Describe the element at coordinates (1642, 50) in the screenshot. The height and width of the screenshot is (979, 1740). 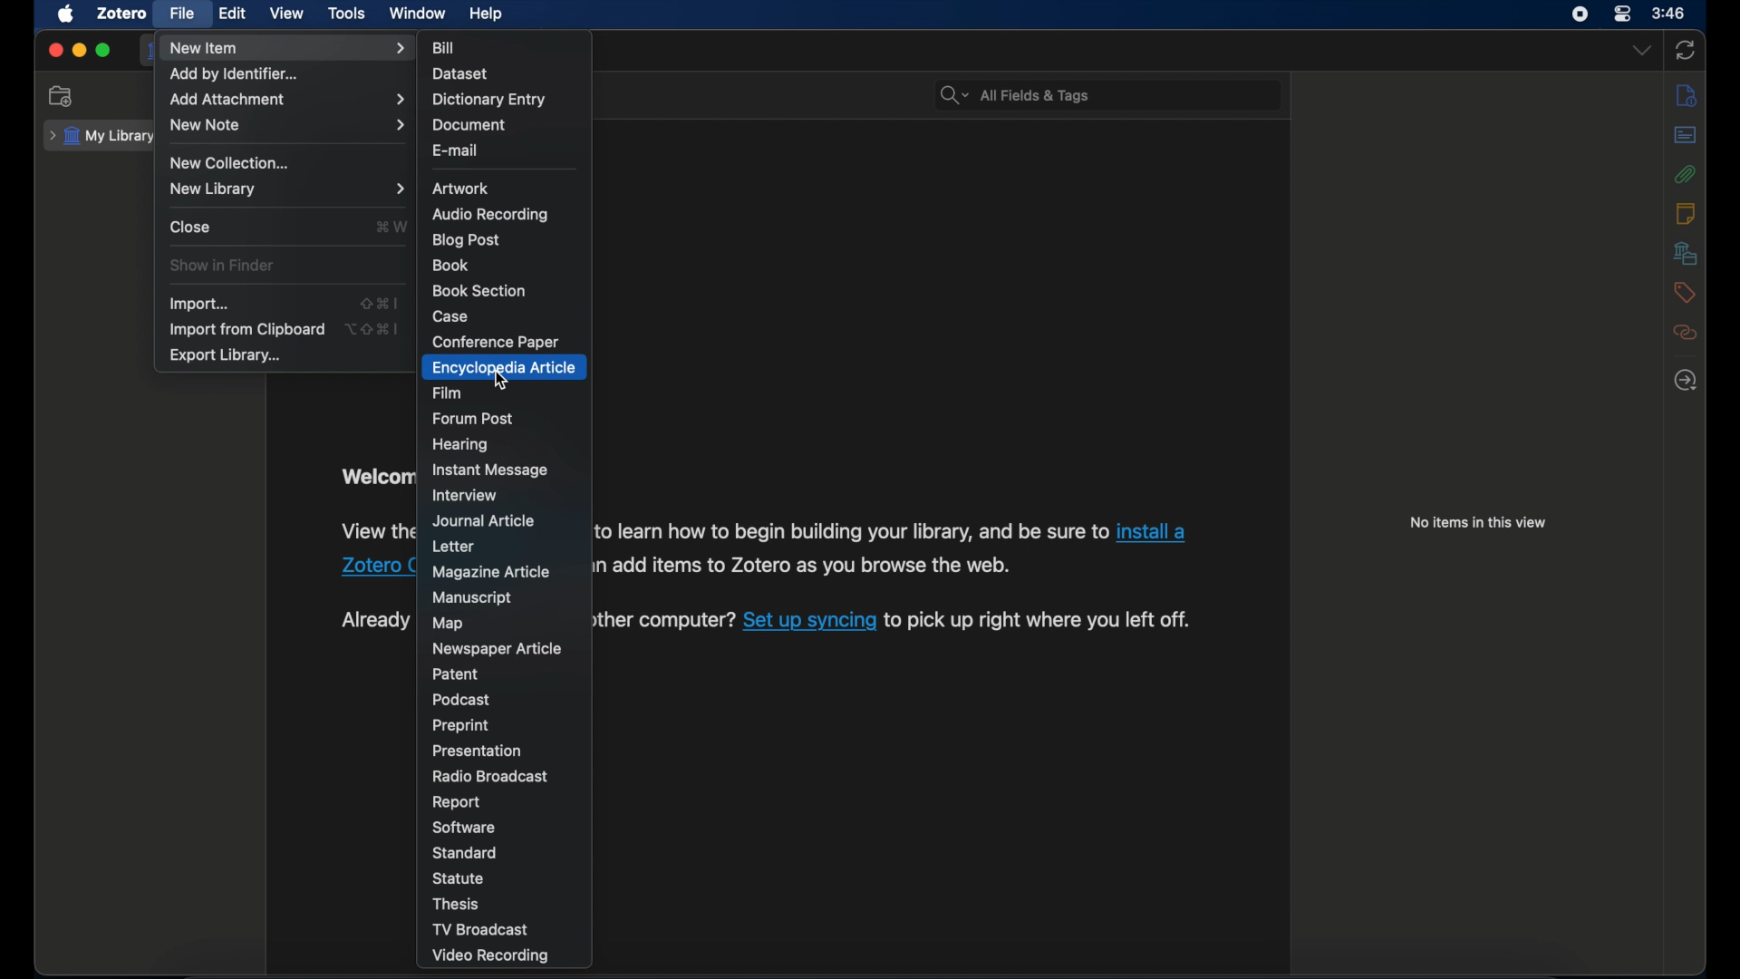
I see `dropdown` at that location.